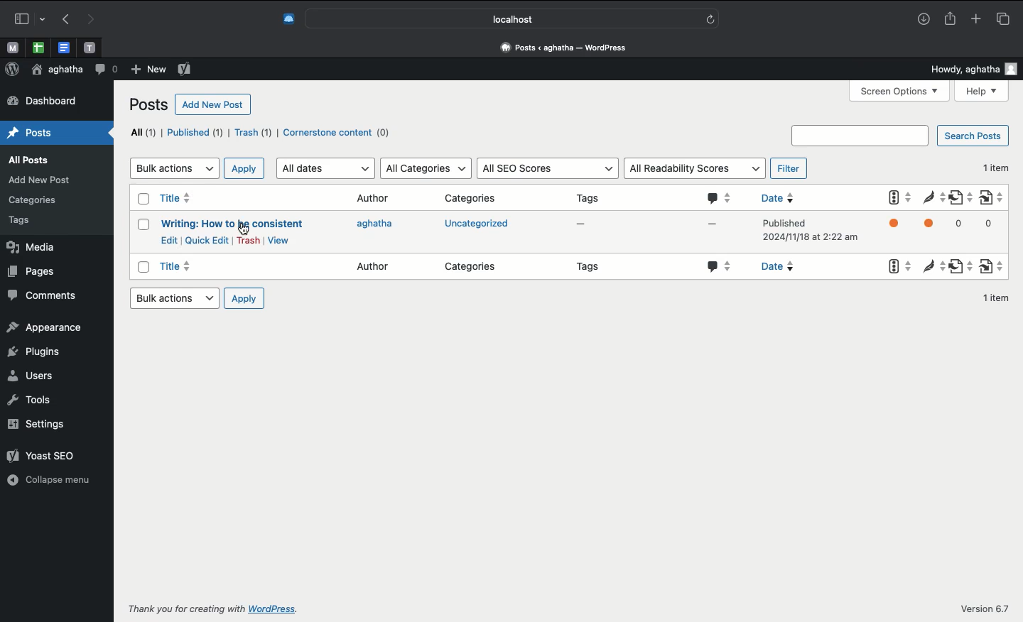 The image size is (1023, 622). What do you see at coordinates (510, 19) in the screenshot?
I see `localhost` at bounding box center [510, 19].